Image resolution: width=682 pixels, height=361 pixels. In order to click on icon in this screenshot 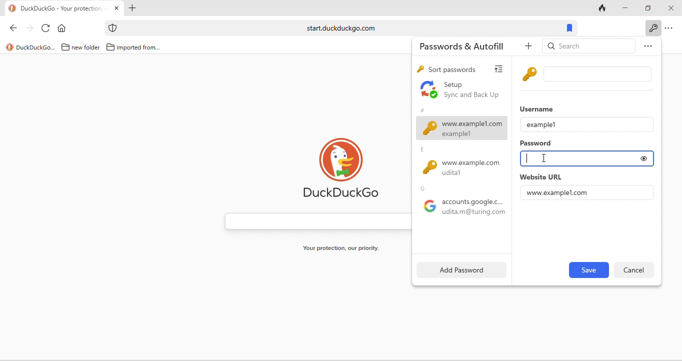, I will do `click(113, 28)`.